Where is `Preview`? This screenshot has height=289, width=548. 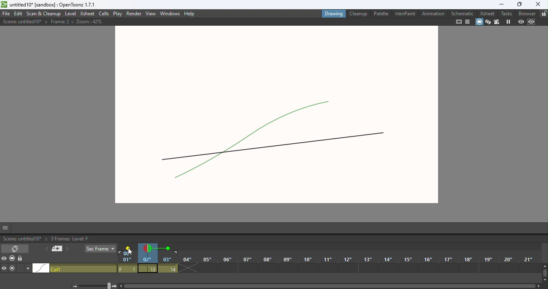
Preview is located at coordinates (521, 21).